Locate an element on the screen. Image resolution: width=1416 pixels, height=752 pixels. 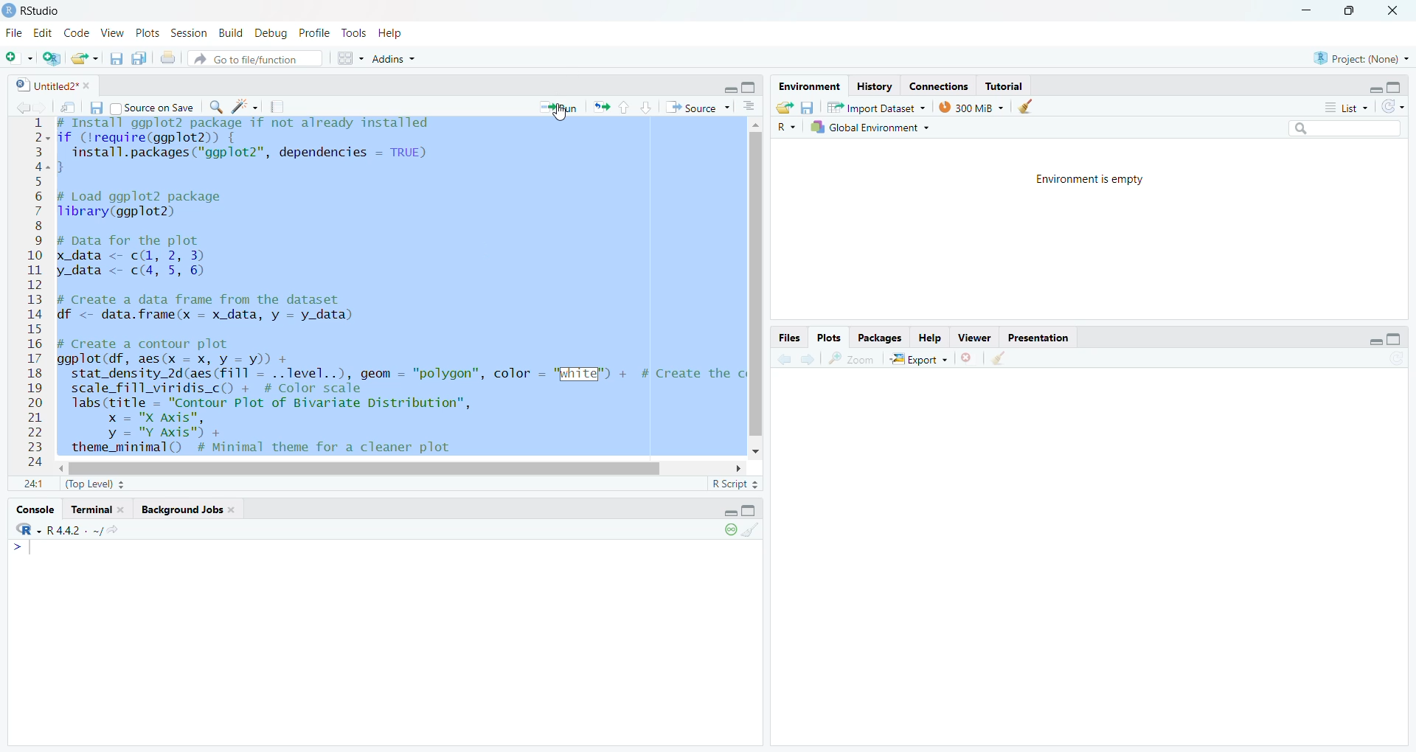
clear all plots is located at coordinates (1001, 358).